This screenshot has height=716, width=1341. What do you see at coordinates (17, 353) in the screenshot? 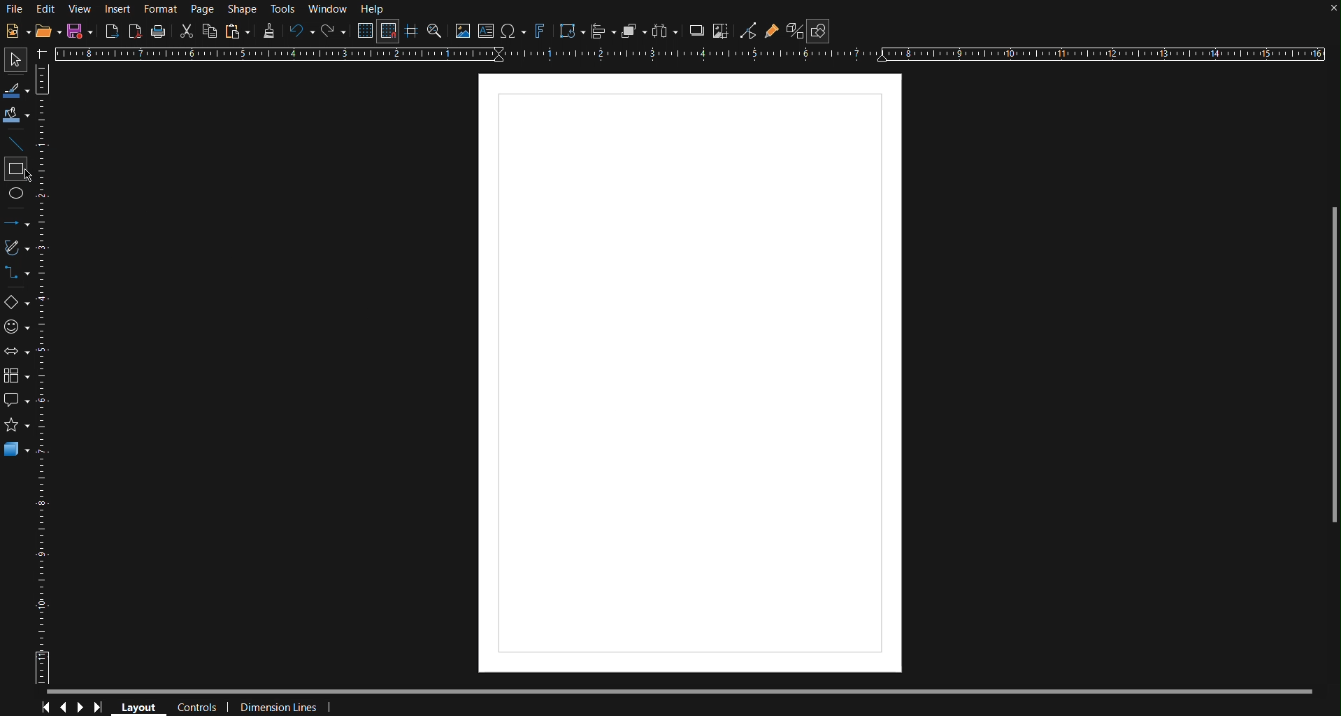
I see `Block Arrows` at bounding box center [17, 353].